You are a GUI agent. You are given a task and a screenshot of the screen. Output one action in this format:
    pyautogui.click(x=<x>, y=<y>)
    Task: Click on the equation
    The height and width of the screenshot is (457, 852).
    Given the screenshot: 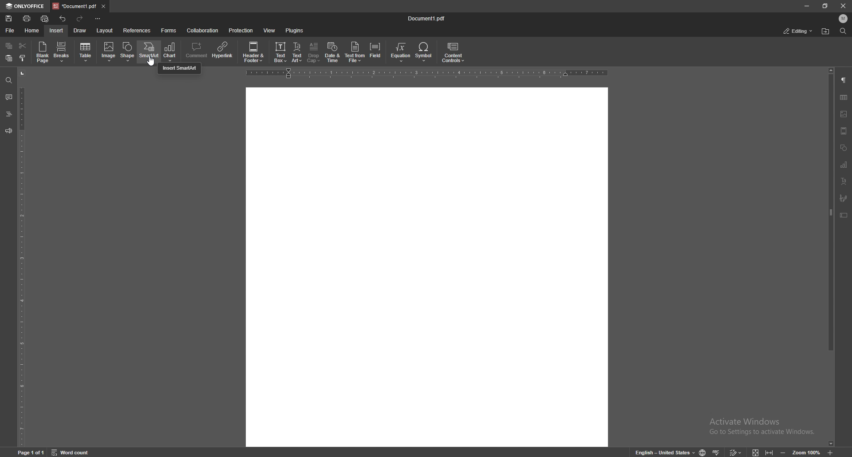 What is the action you would take?
    pyautogui.click(x=402, y=52)
    